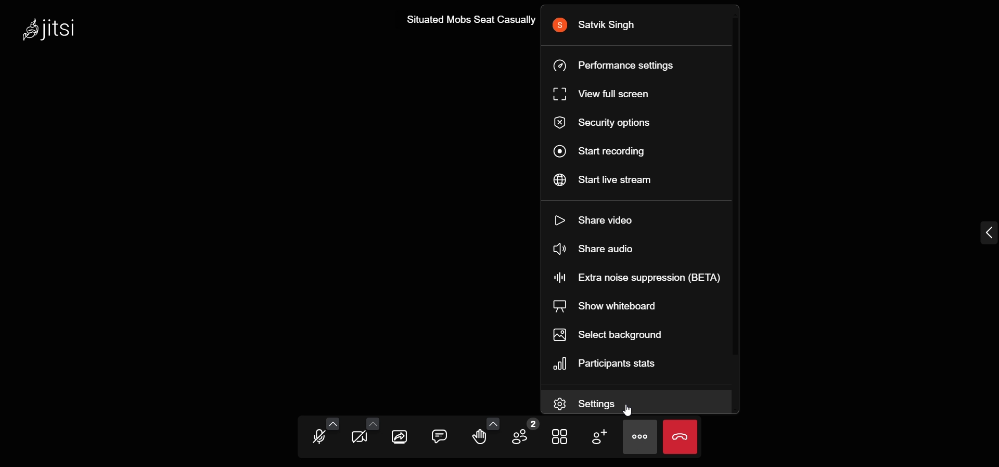 The height and width of the screenshot is (467, 999). Describe the element at coordinates (605, 150) in the screenshot. I see `start recording` at that location.